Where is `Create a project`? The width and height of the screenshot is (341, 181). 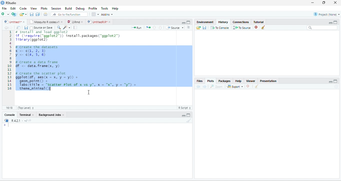 Create a project is located at coordinates (14, 14).